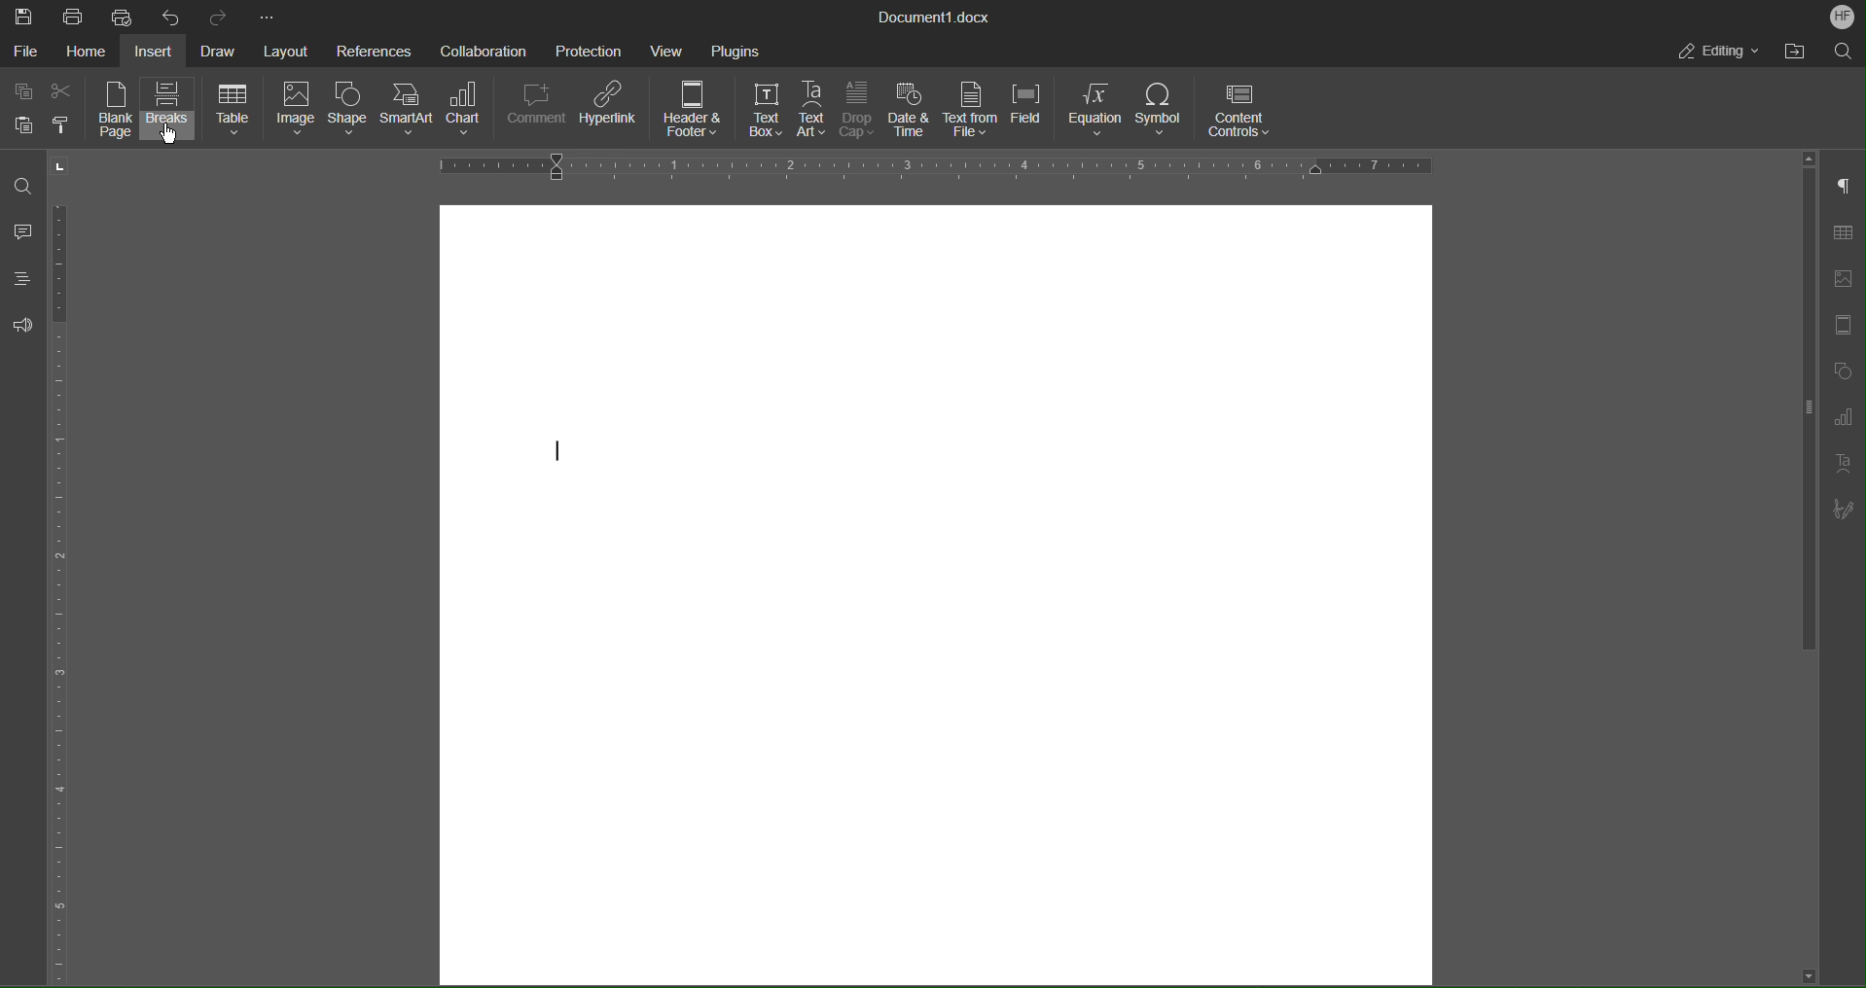 The width and height of the screenshot is (1866, 988). I want to click on Protection, so click(582, 47).